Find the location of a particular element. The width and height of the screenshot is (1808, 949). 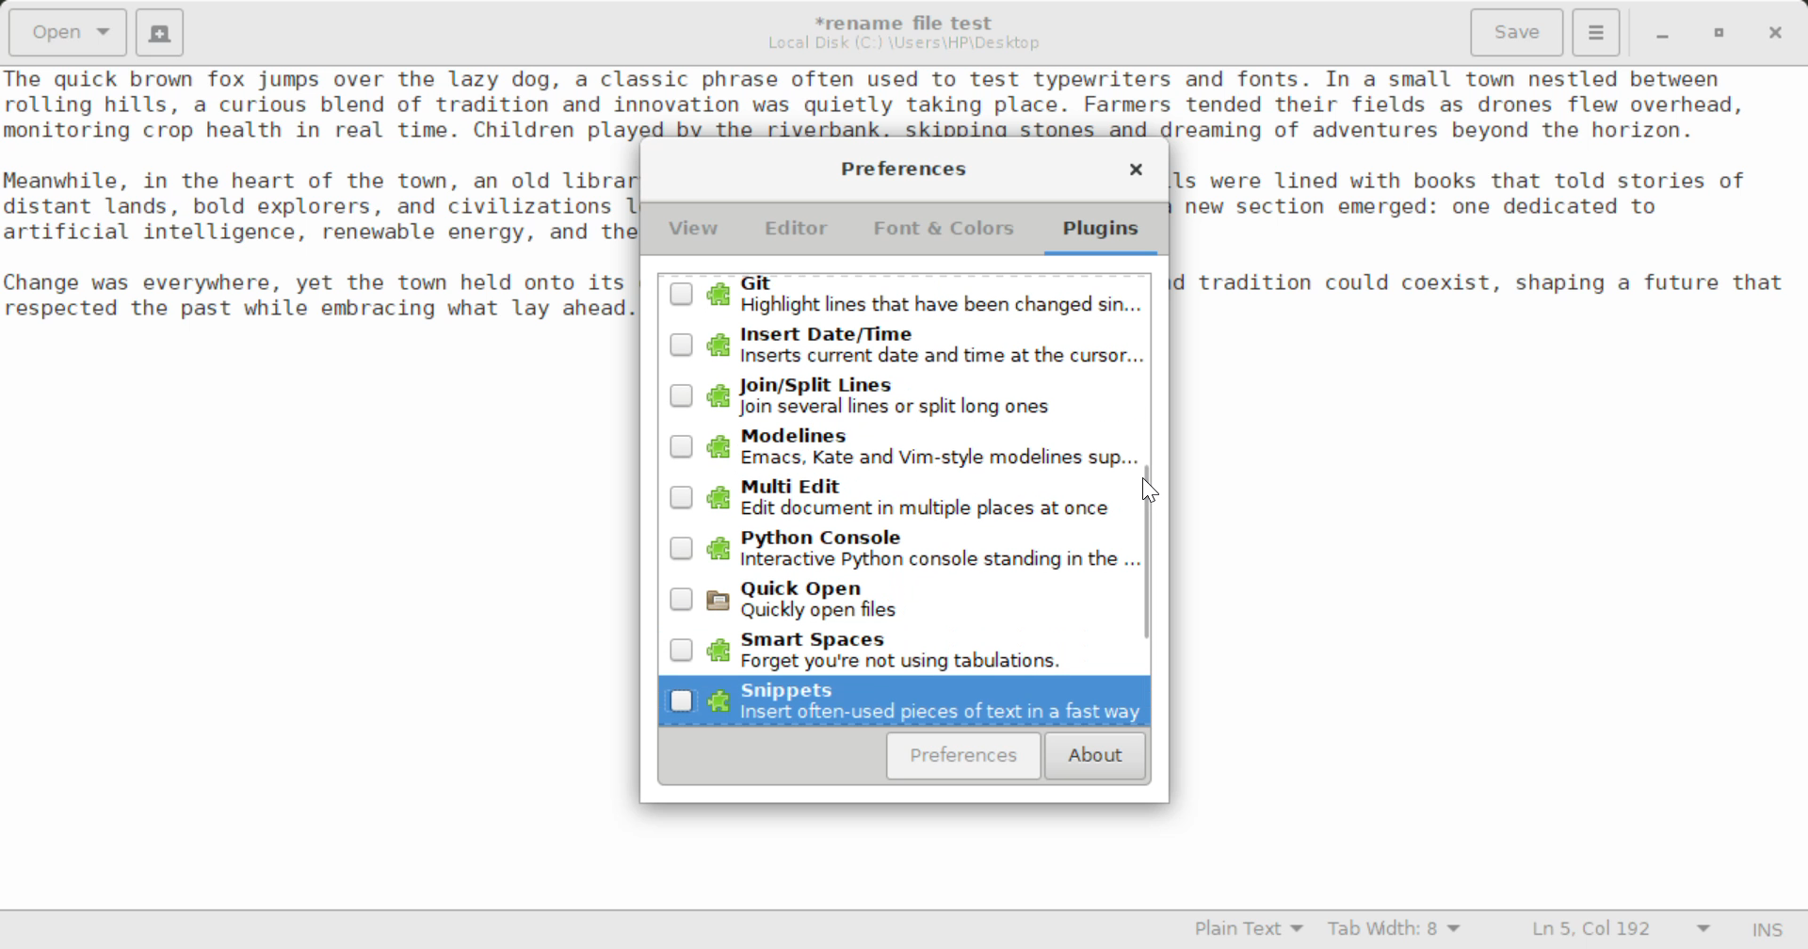

Modelines Plugin Unselected is located at coordinates (902, 449).